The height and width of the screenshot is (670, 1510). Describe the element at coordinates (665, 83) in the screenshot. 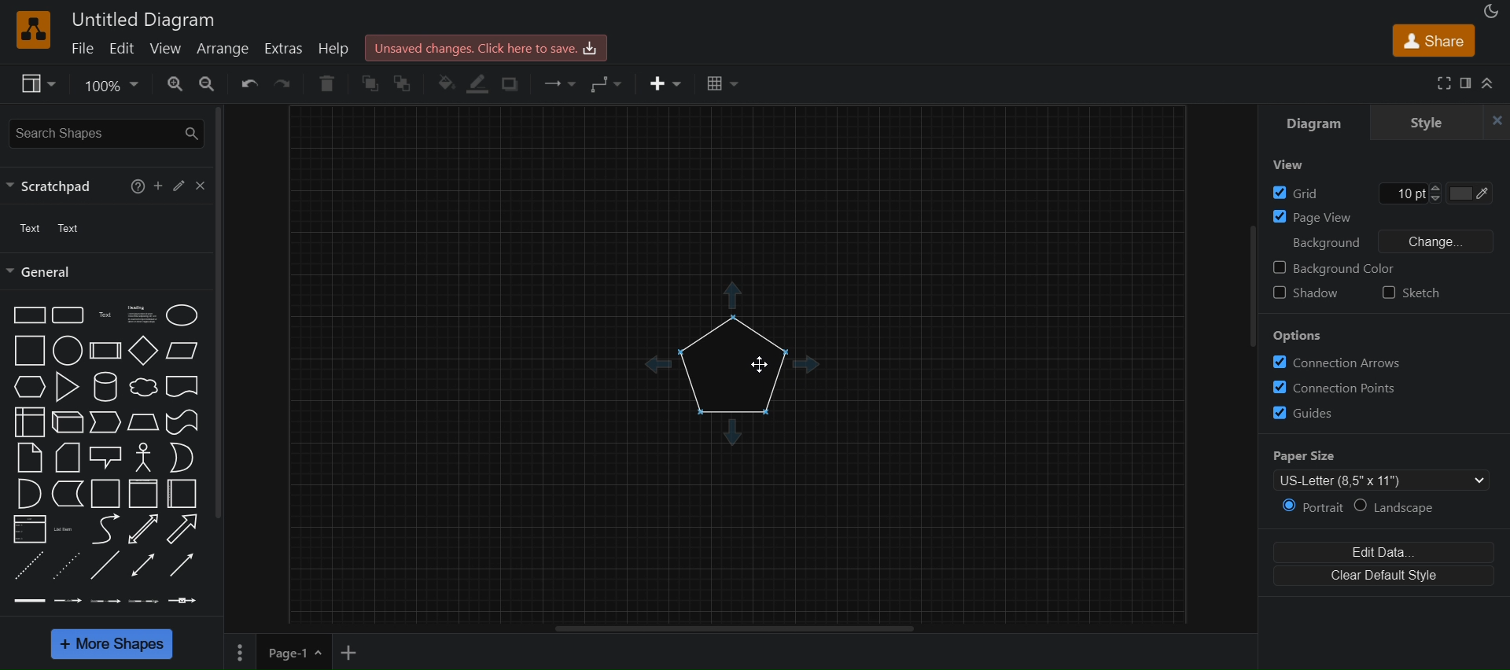

I see `insert` at that location.